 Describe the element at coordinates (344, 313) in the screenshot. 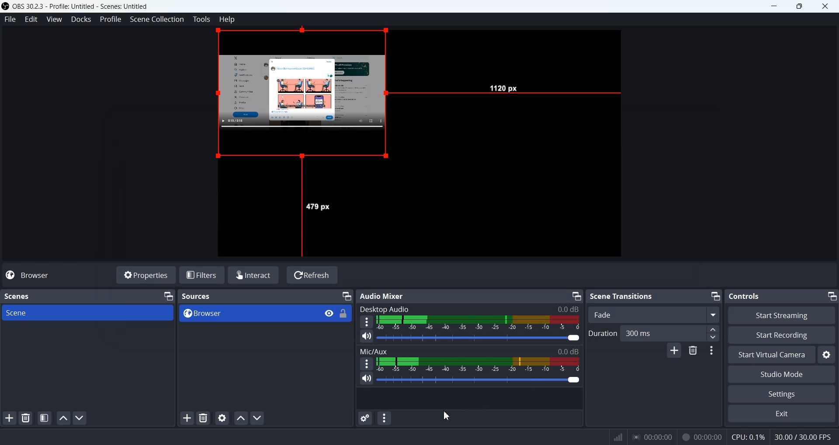

I see `Lock/ Unlock` at that location.